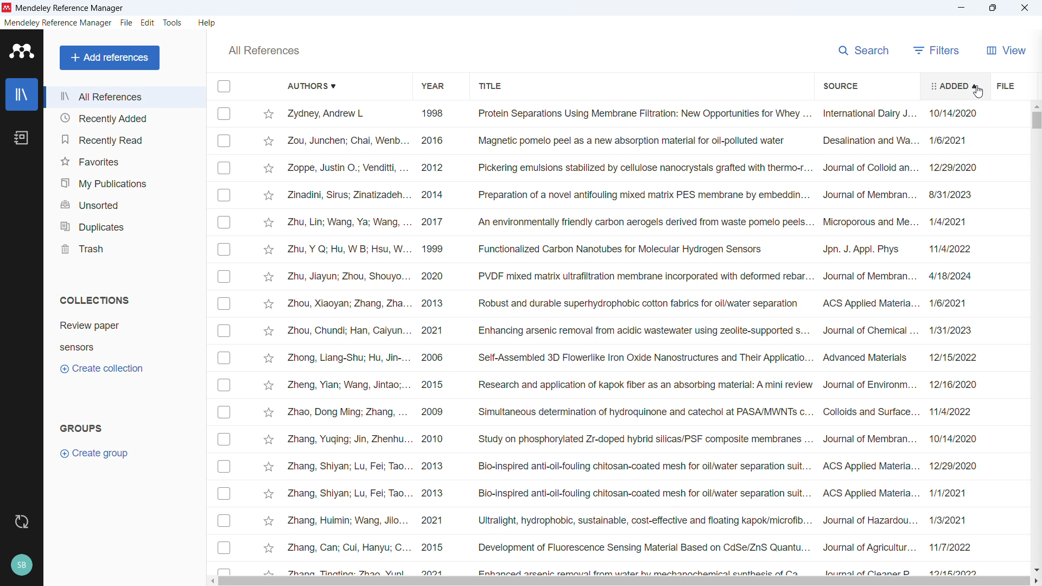  I want to click on Sort by title , so click(491, 86).